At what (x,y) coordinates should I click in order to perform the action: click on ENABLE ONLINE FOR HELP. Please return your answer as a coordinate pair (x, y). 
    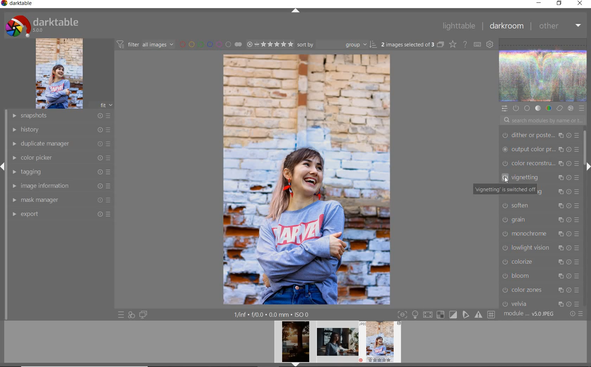
    Looking at the image, I should click on (465, 44).